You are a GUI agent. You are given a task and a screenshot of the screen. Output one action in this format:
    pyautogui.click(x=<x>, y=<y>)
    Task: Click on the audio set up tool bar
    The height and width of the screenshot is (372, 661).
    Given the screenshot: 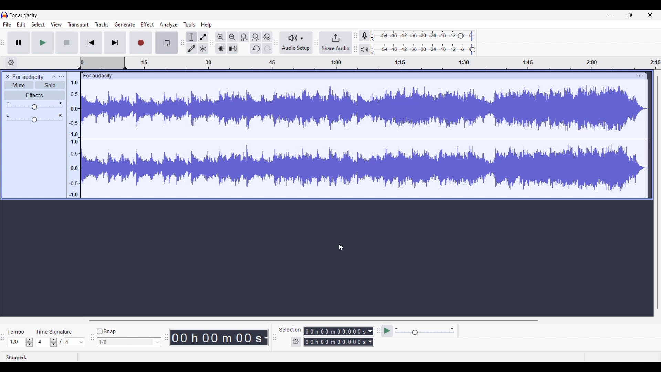 What is the action you would take?
    pyautogui.click(x=275, y=44)
    